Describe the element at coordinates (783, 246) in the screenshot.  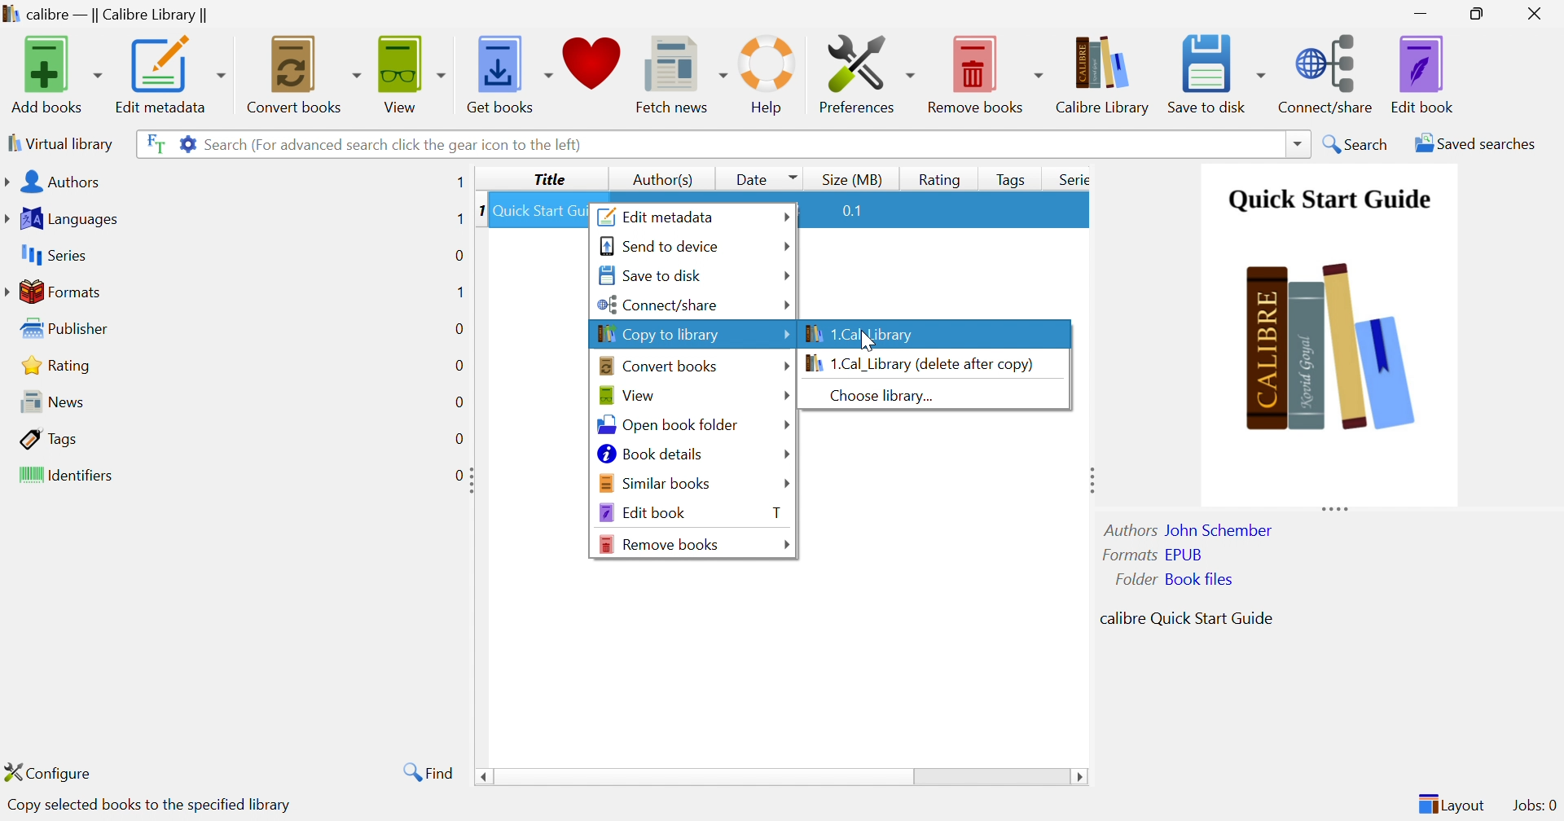
I see `Drop Down` at that location.